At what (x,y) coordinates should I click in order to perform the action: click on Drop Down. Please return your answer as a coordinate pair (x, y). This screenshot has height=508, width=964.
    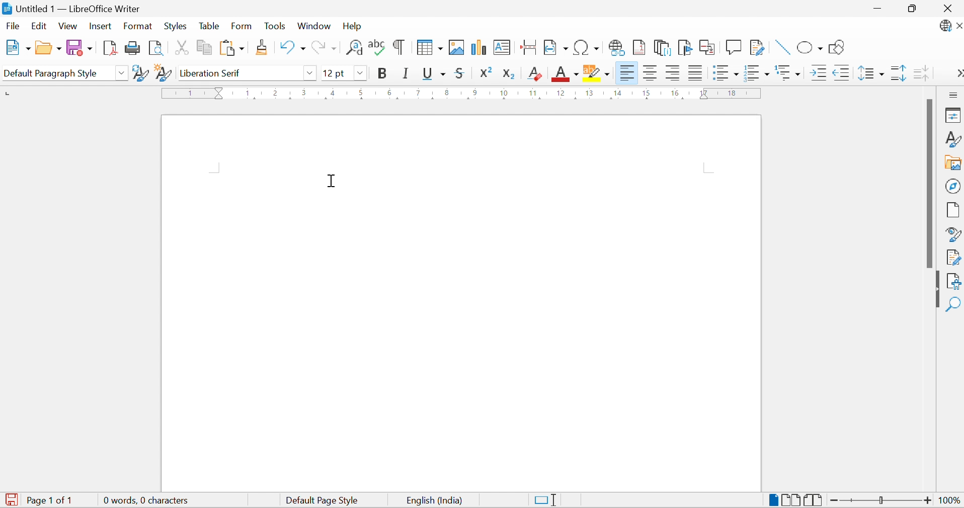
    Looking at the image, I should click on (122, 73).